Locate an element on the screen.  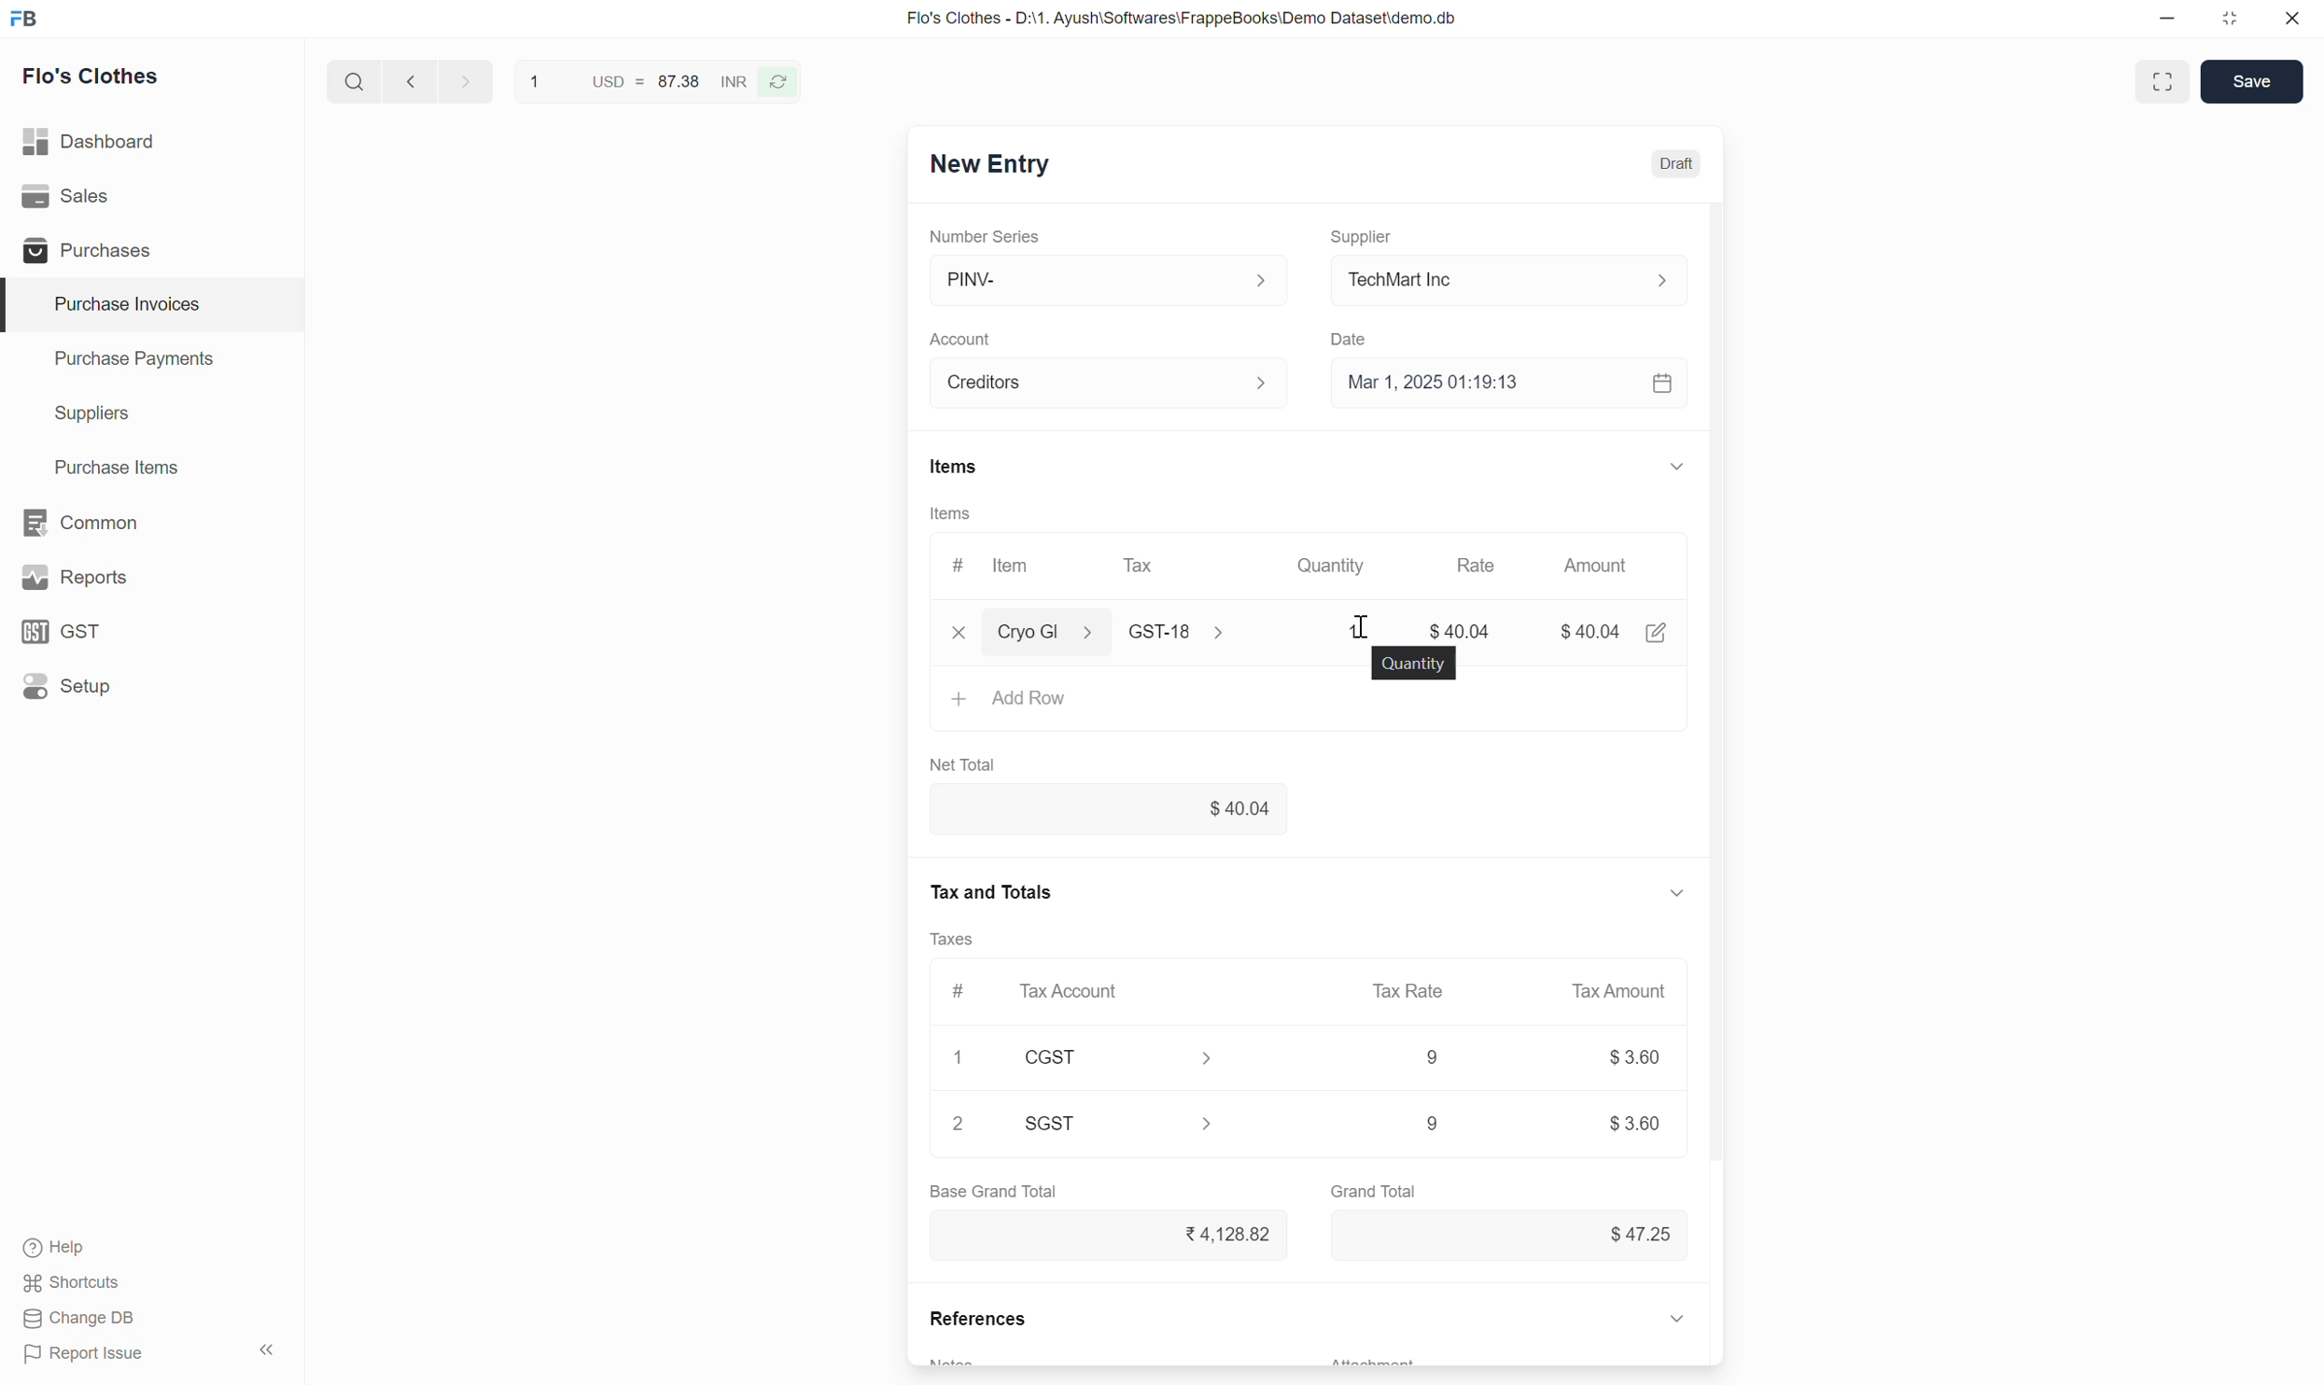
Purchase Invoices is located at coordinates (115, 304).